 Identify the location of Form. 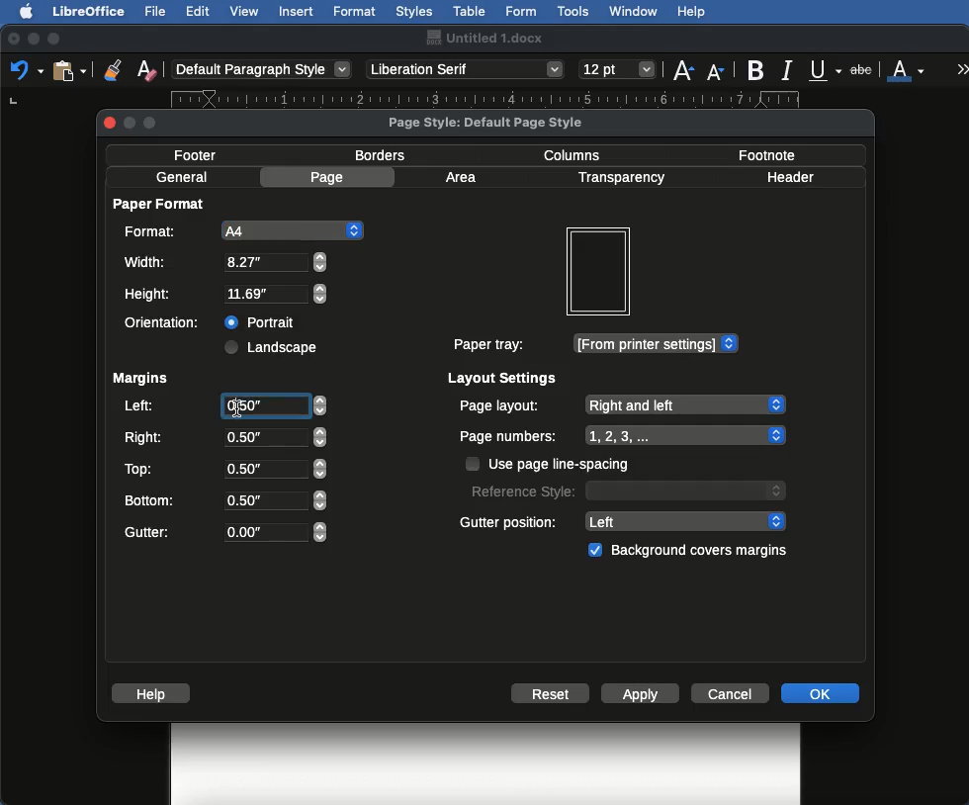
(521, 12).